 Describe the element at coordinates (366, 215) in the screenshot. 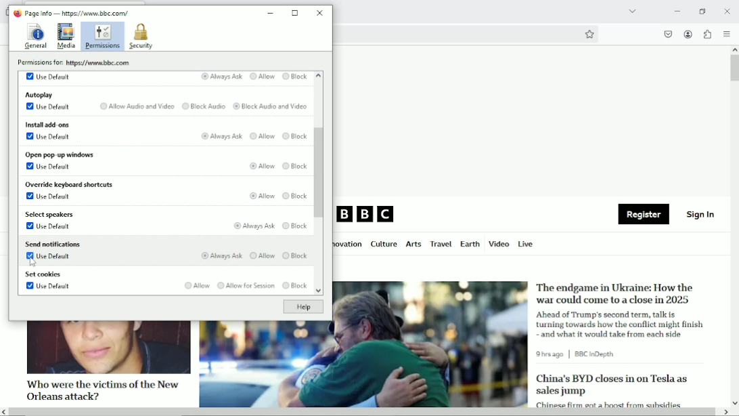

I see `BBC` at that location.